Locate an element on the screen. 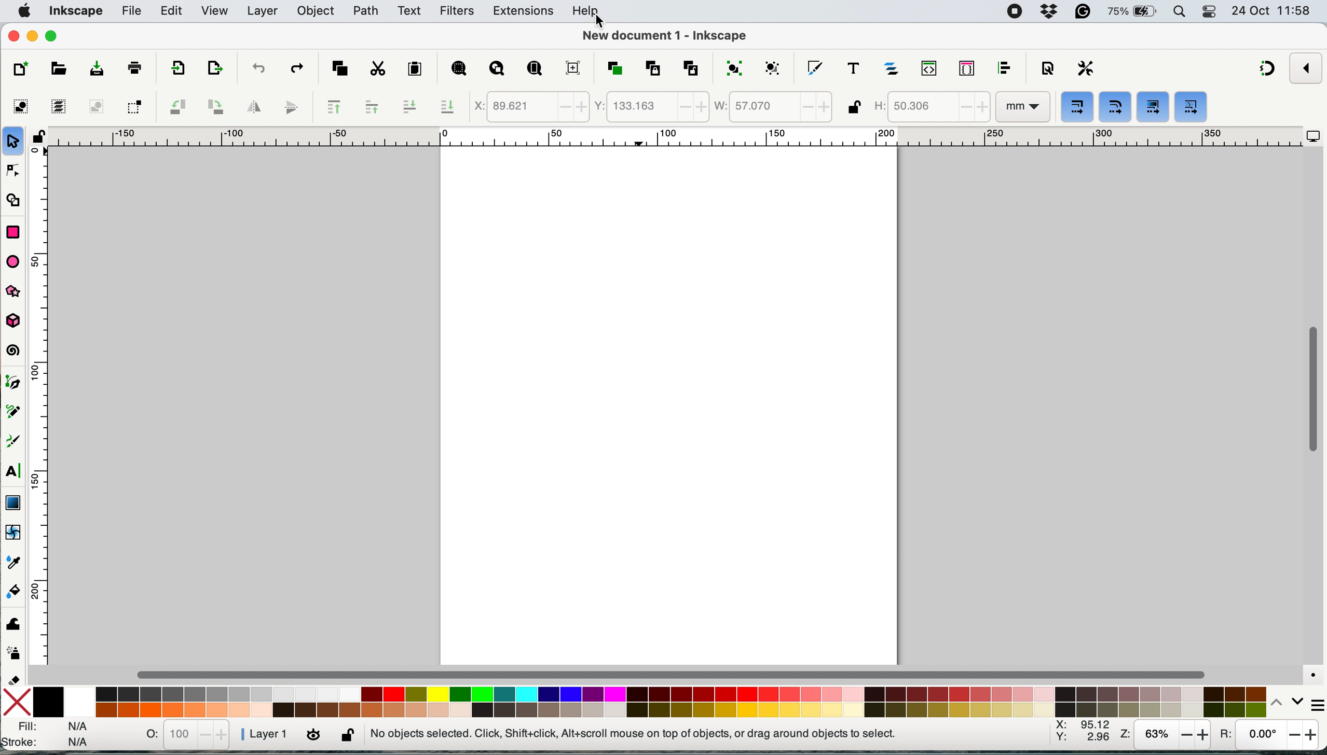 The height and width of the screenshot is (755, 1327). layer 1 is located at coordinates (265, 734).